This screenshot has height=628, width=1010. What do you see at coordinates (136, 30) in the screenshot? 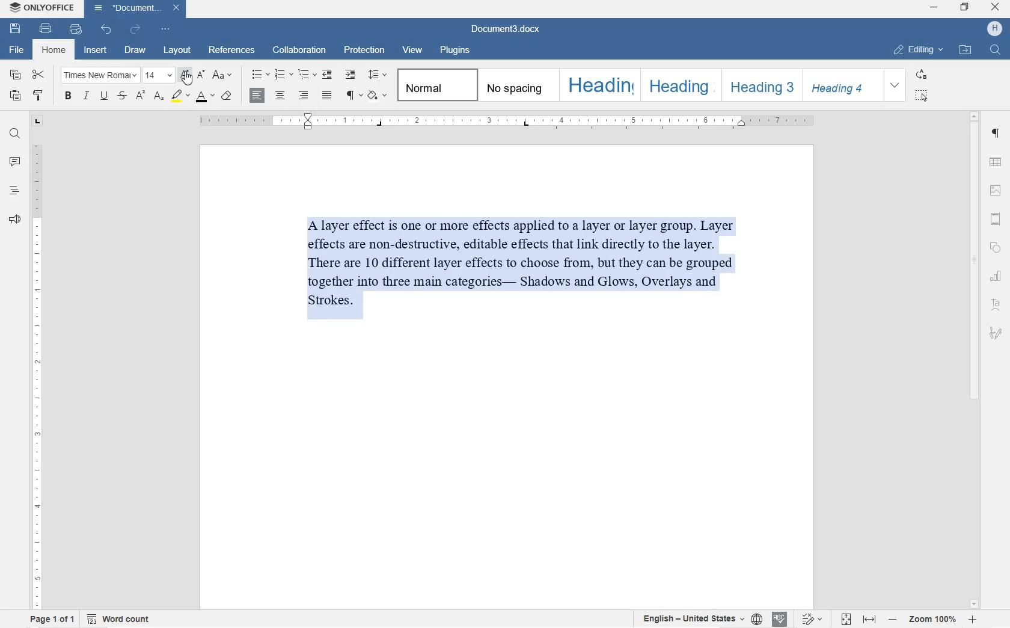
I see `redo` at bounding box center [136, 30].